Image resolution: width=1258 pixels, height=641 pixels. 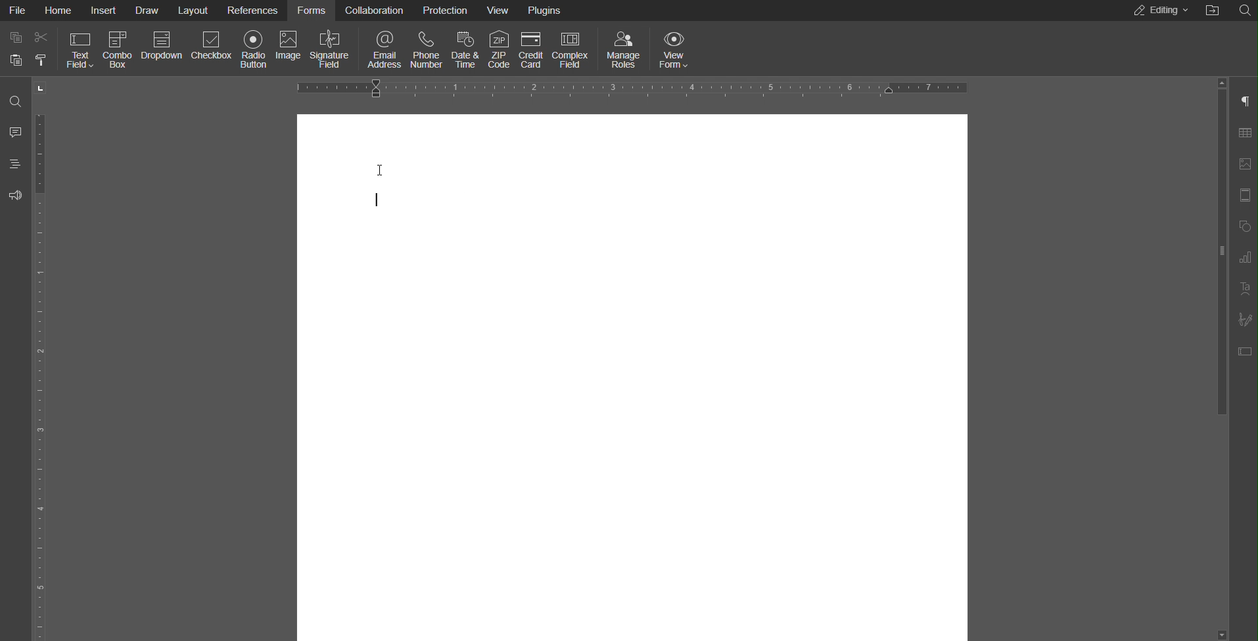 I want to click on Horizontal Ruler, so click(x=635, y=89).